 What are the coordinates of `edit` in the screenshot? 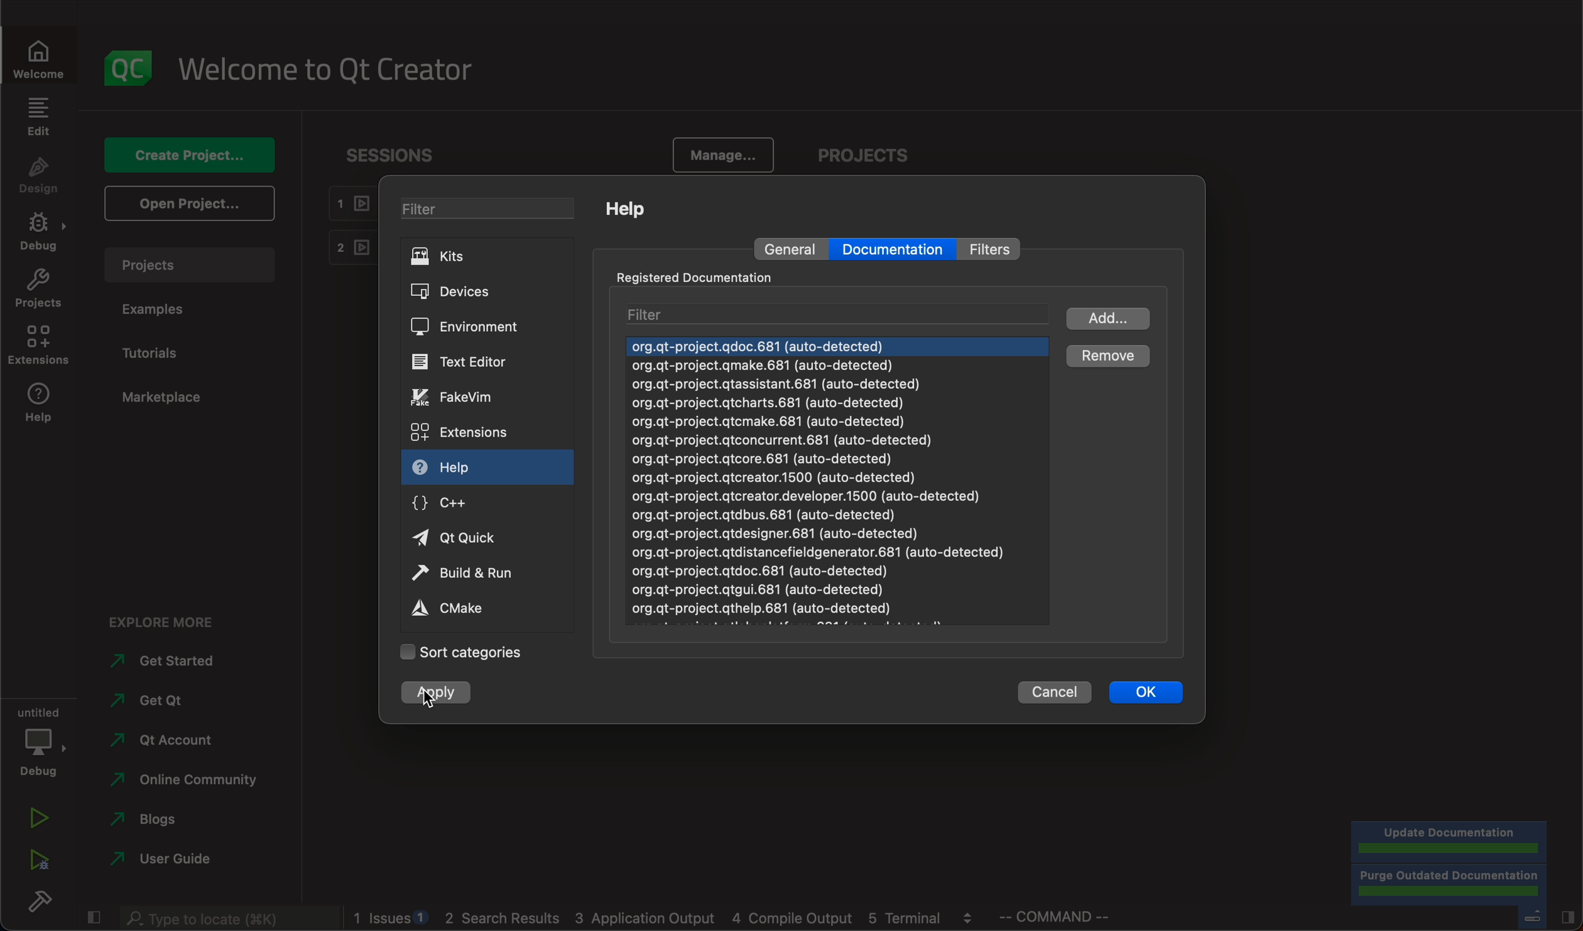 It's located at (42, 120).